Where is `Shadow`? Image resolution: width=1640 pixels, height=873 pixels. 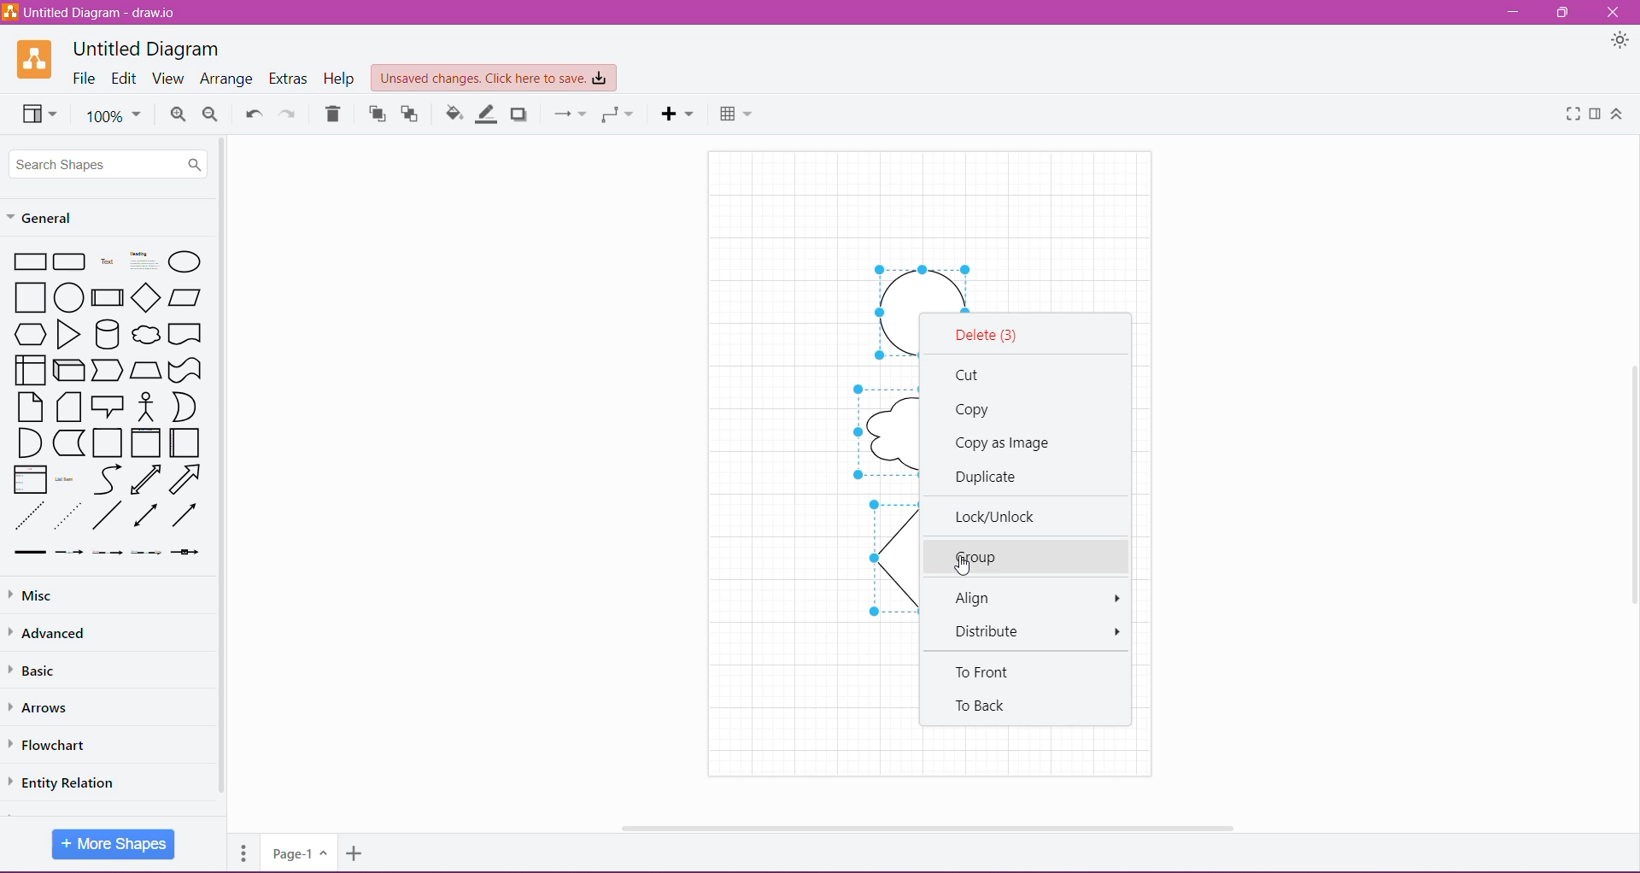
Shadow is located at coordinates (521, 114).